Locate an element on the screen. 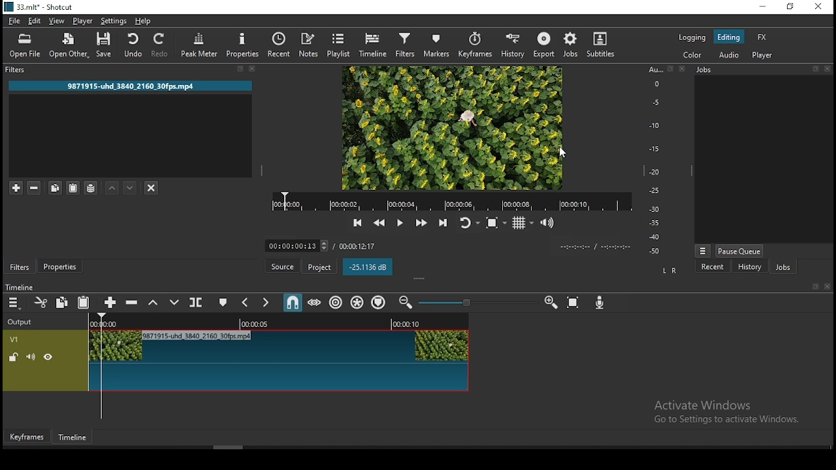 The image size is (836, 470). bookmark is located at coordinates (238, 69).